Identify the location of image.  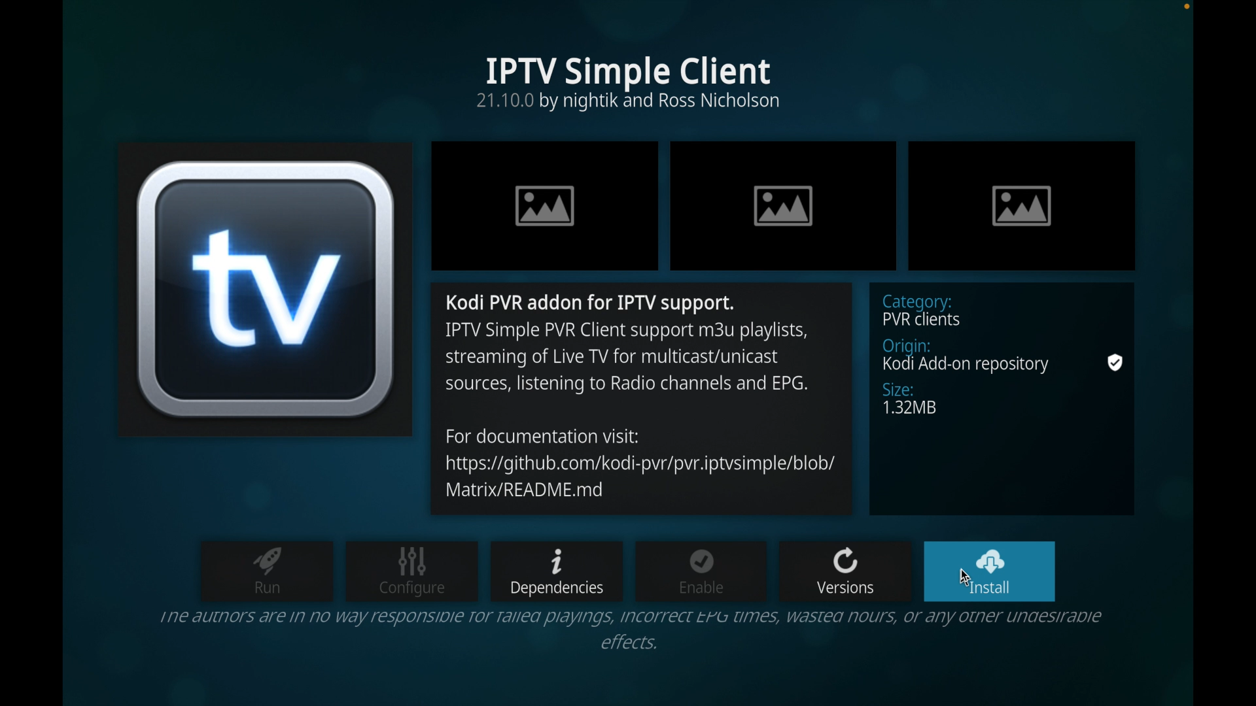
(1020, 206).